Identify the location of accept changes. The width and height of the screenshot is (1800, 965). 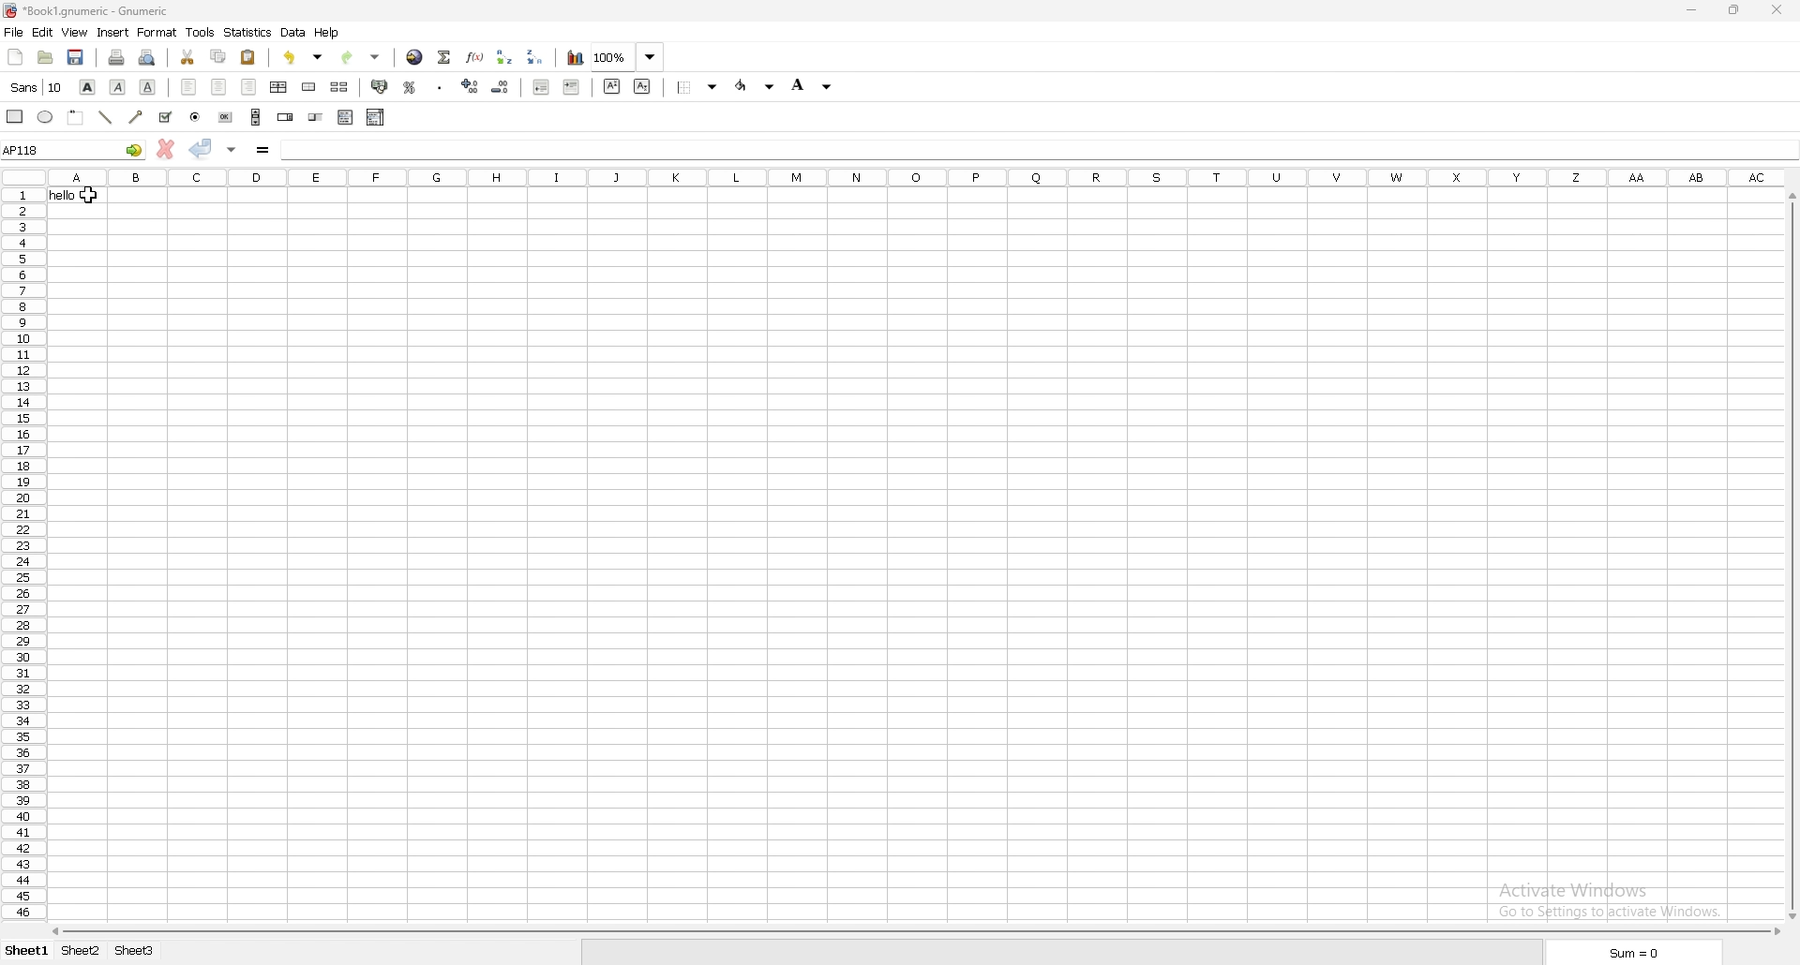
(202, 147).